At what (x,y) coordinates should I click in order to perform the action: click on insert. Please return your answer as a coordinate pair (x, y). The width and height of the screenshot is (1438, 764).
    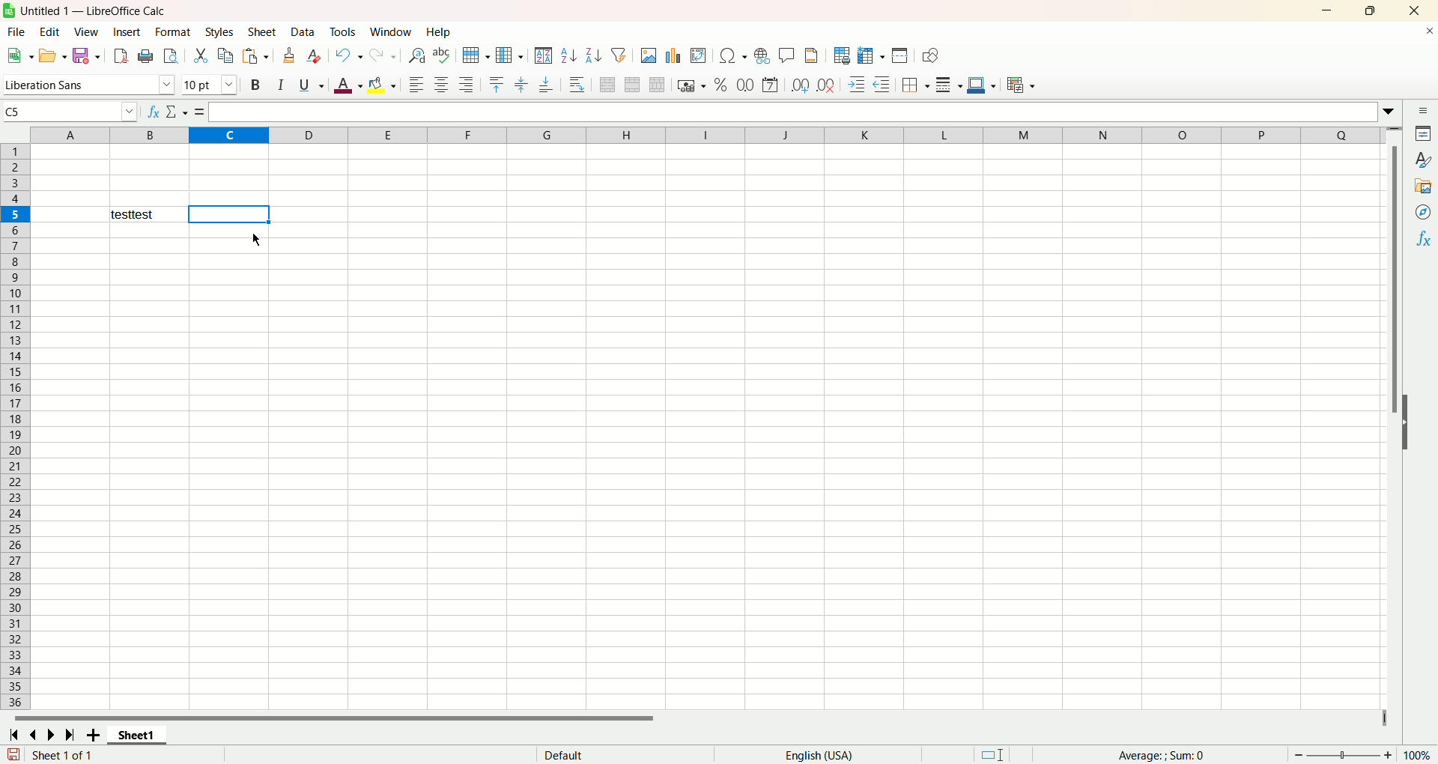
    Looking at the image, I should click on (127, 31).